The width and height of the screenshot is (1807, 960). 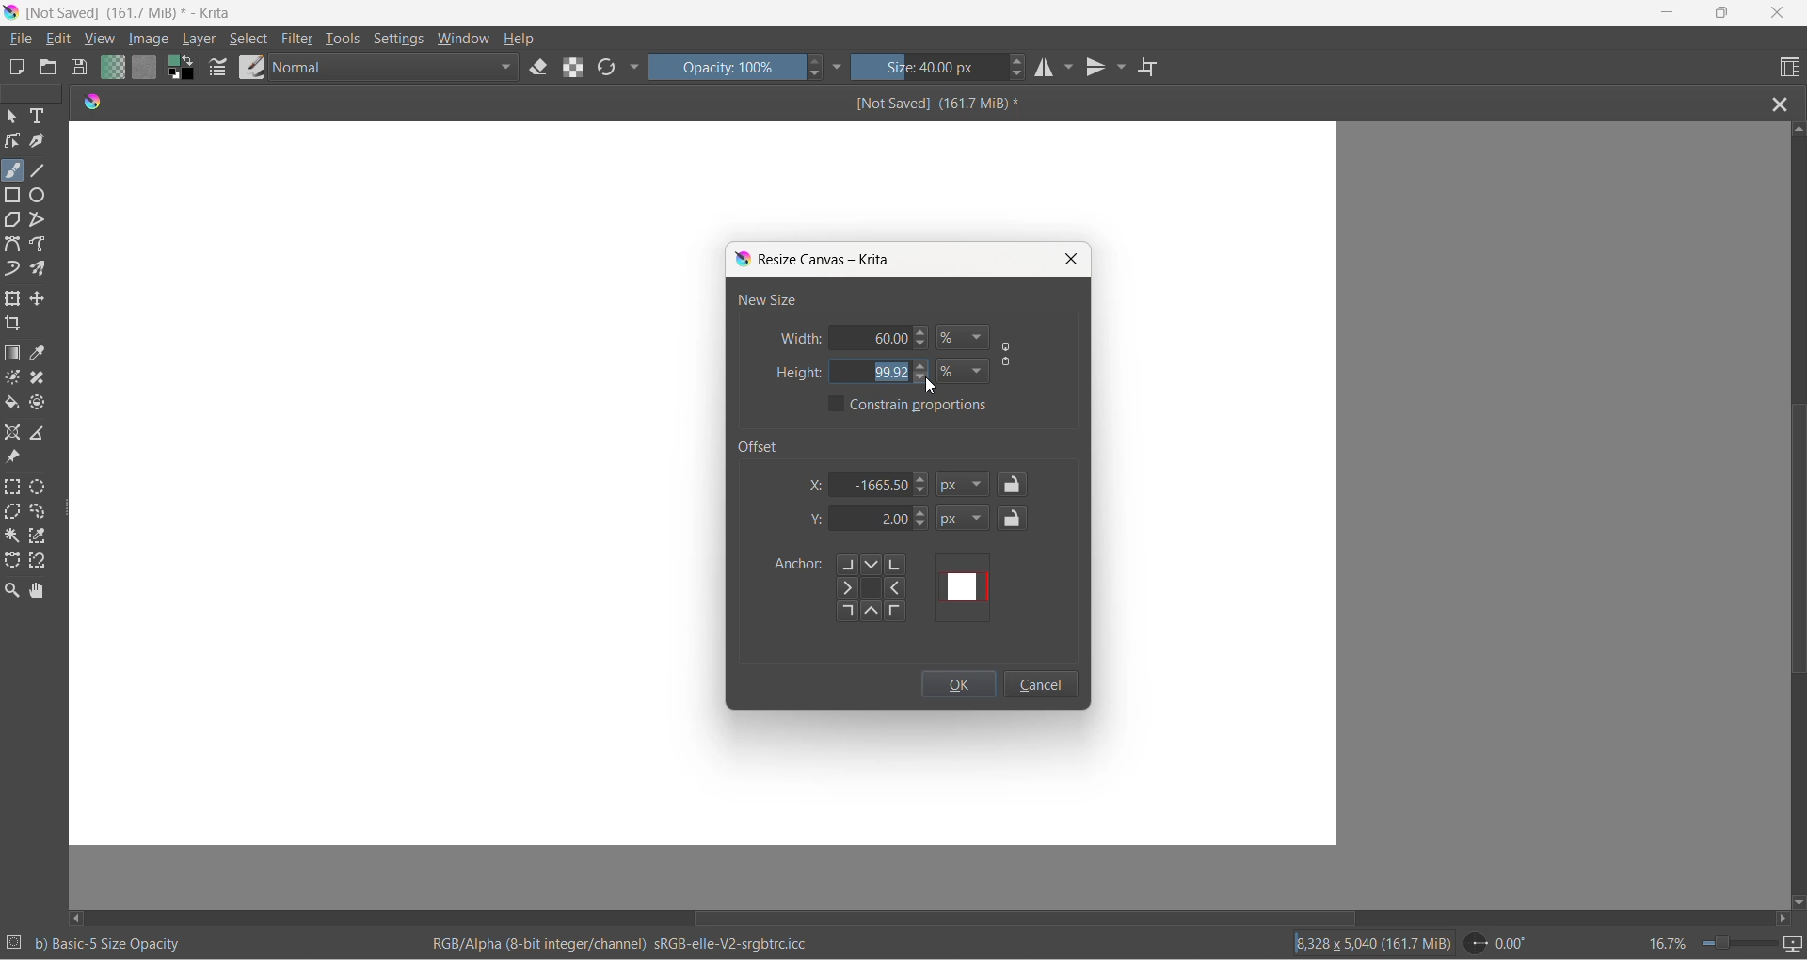 What do you see at coordinates (15, 247) in the screenshot?
I see `Bezier curve tool ` at bounding box center [15, 247].